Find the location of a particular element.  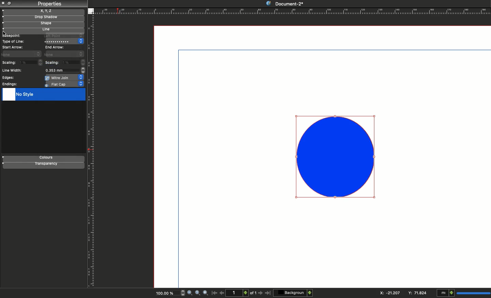

zoom in and out is located at coordinates (181, 293).